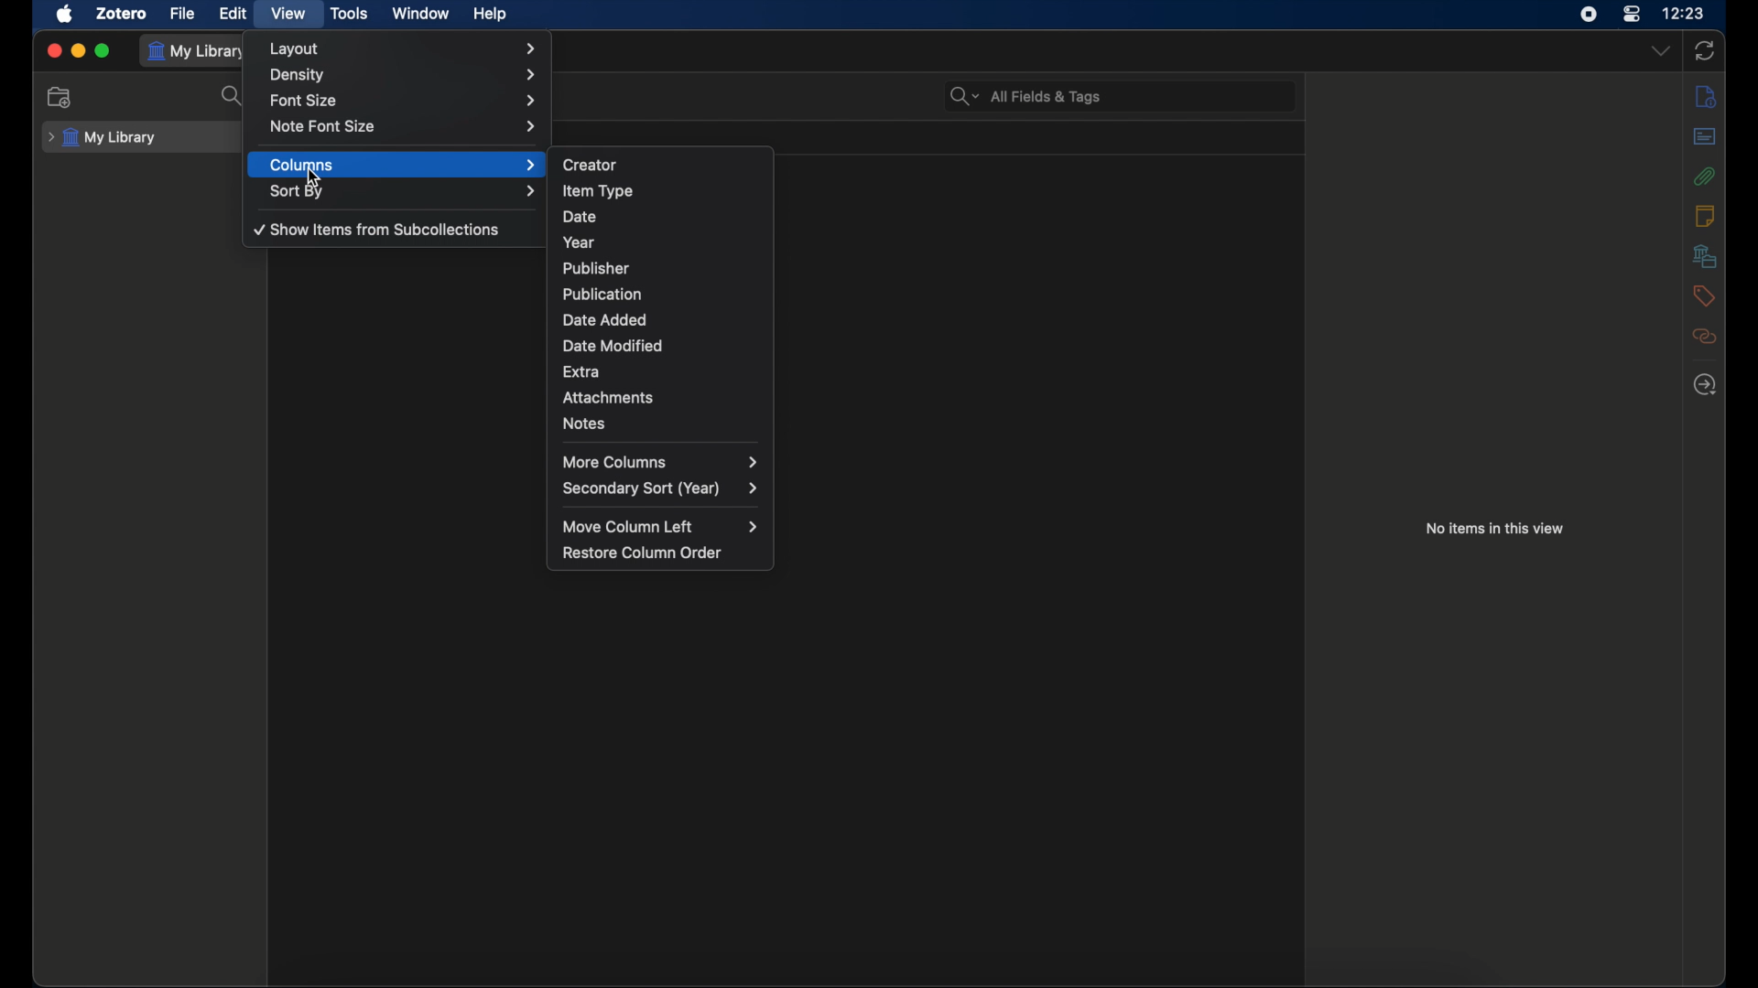 The image size is (1758, 988). I want to click on screen recorder, so click(1589, 15).